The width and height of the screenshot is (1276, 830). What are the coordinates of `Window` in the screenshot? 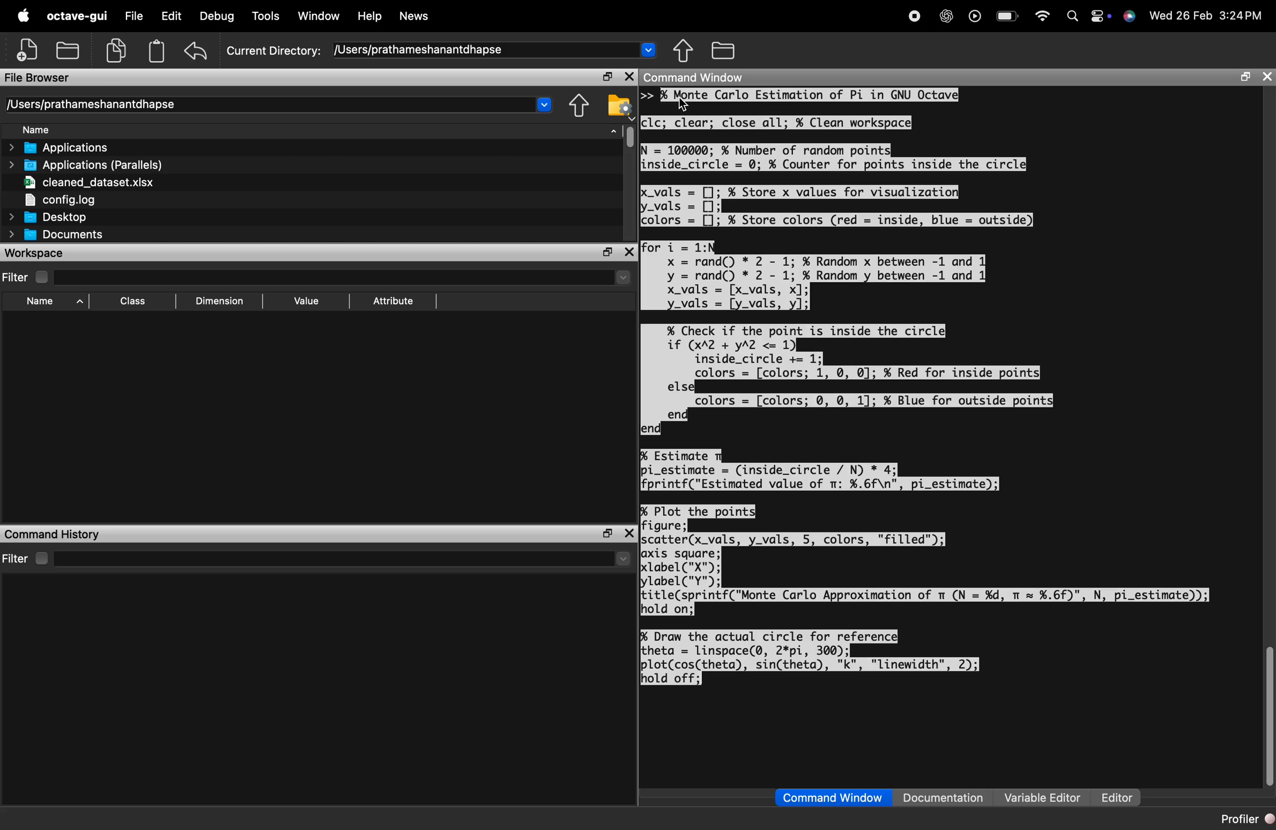 It's located at (320, 16).